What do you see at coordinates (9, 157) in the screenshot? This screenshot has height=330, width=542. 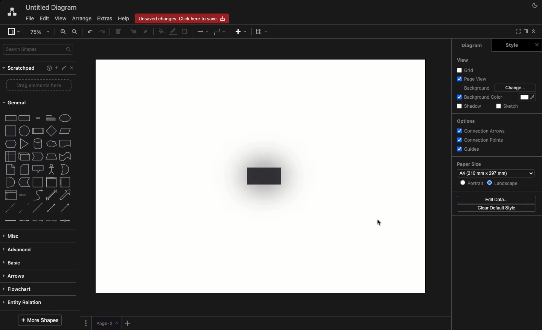 I see `internal storage` at bounding box center [9, 157].